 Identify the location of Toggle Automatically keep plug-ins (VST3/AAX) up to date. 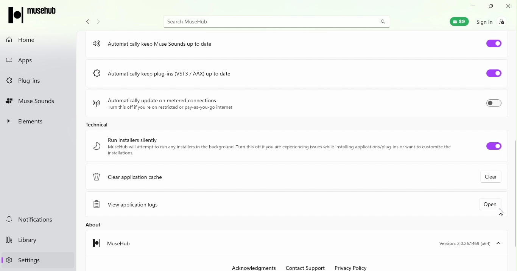
(490, 72).